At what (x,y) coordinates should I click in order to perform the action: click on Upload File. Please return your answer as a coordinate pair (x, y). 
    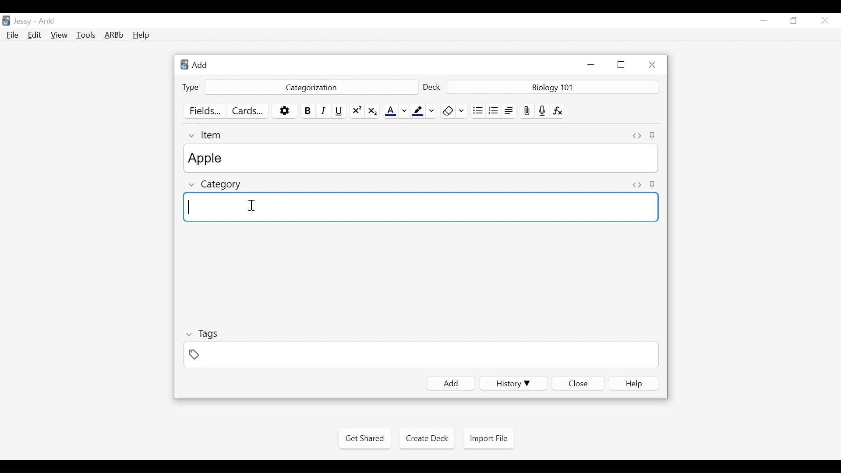
    Looking at the image, I should click on (527, 111).